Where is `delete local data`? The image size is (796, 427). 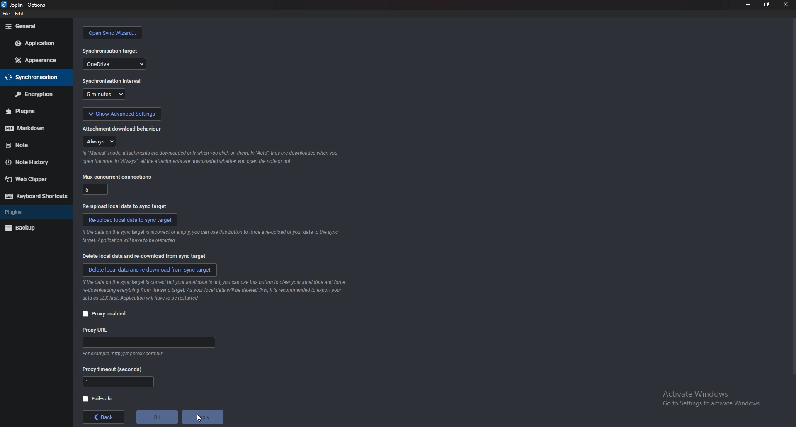 delete local data is located at coordinates (147, 256).